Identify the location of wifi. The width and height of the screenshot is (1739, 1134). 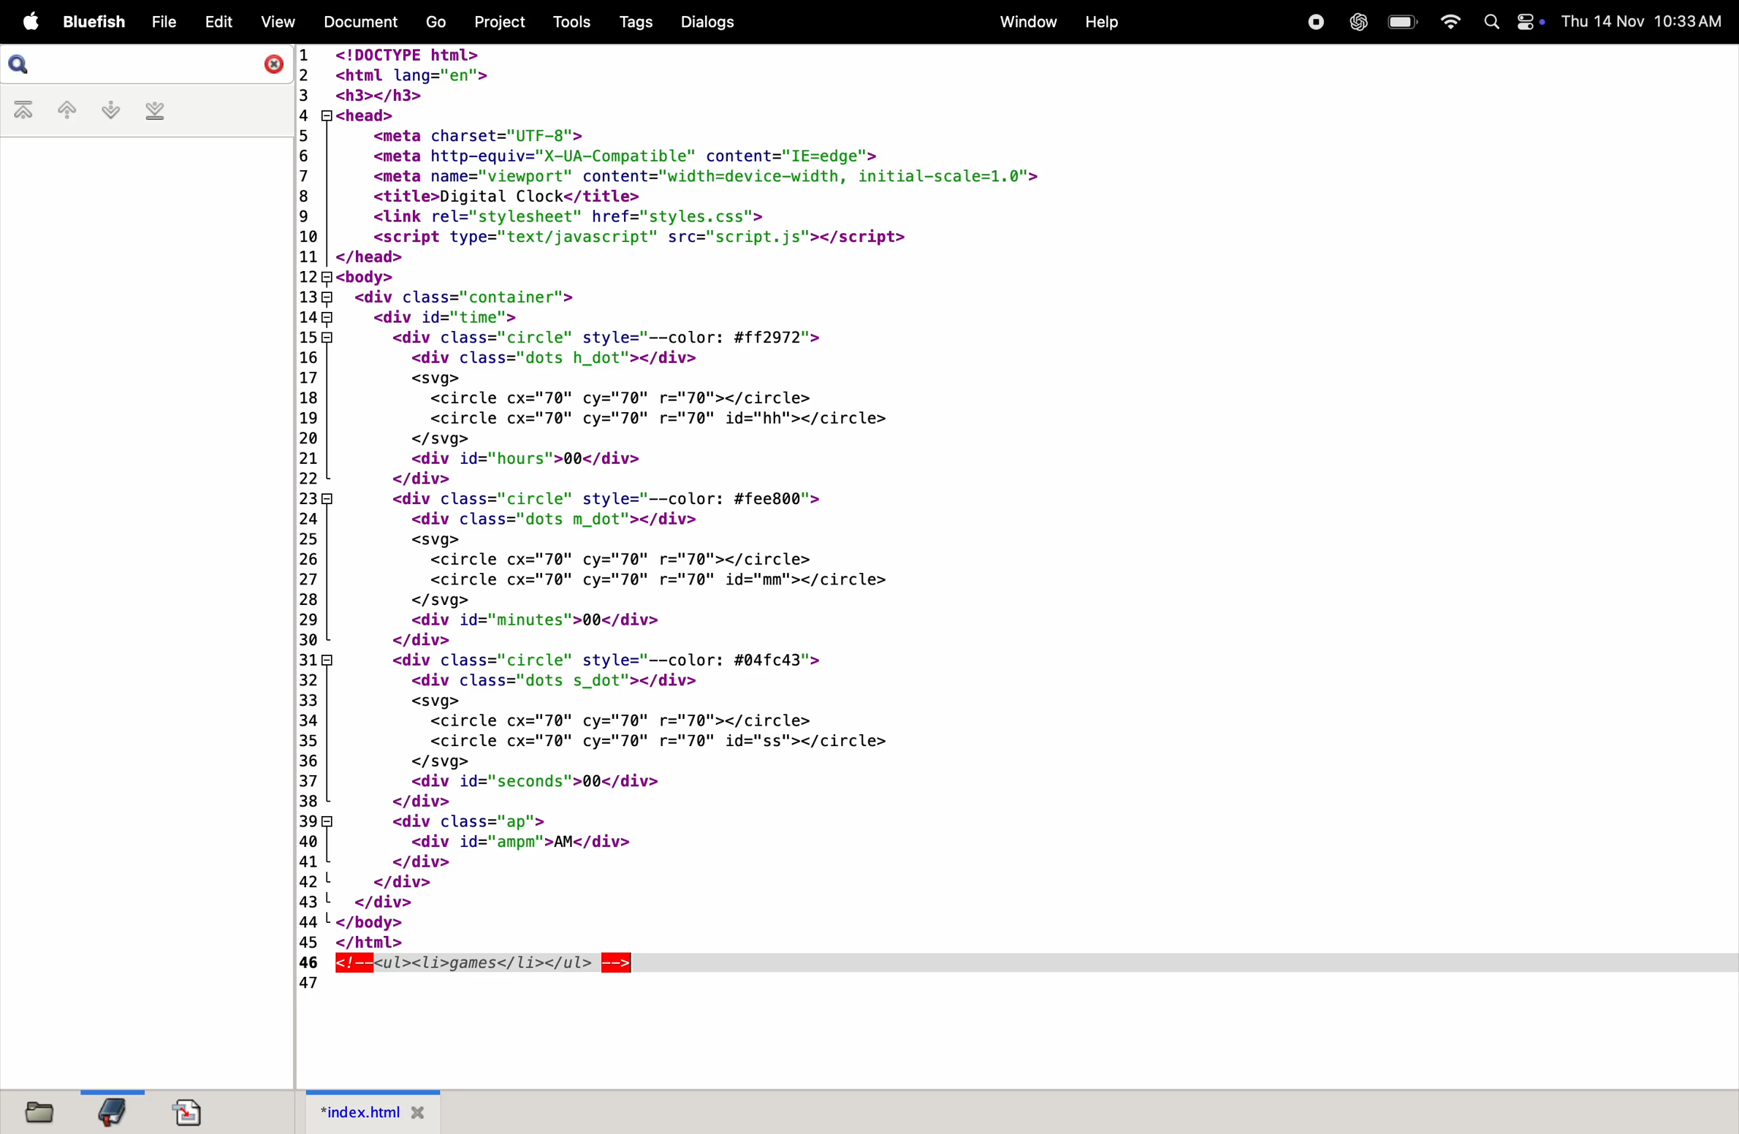
(1448, 20).